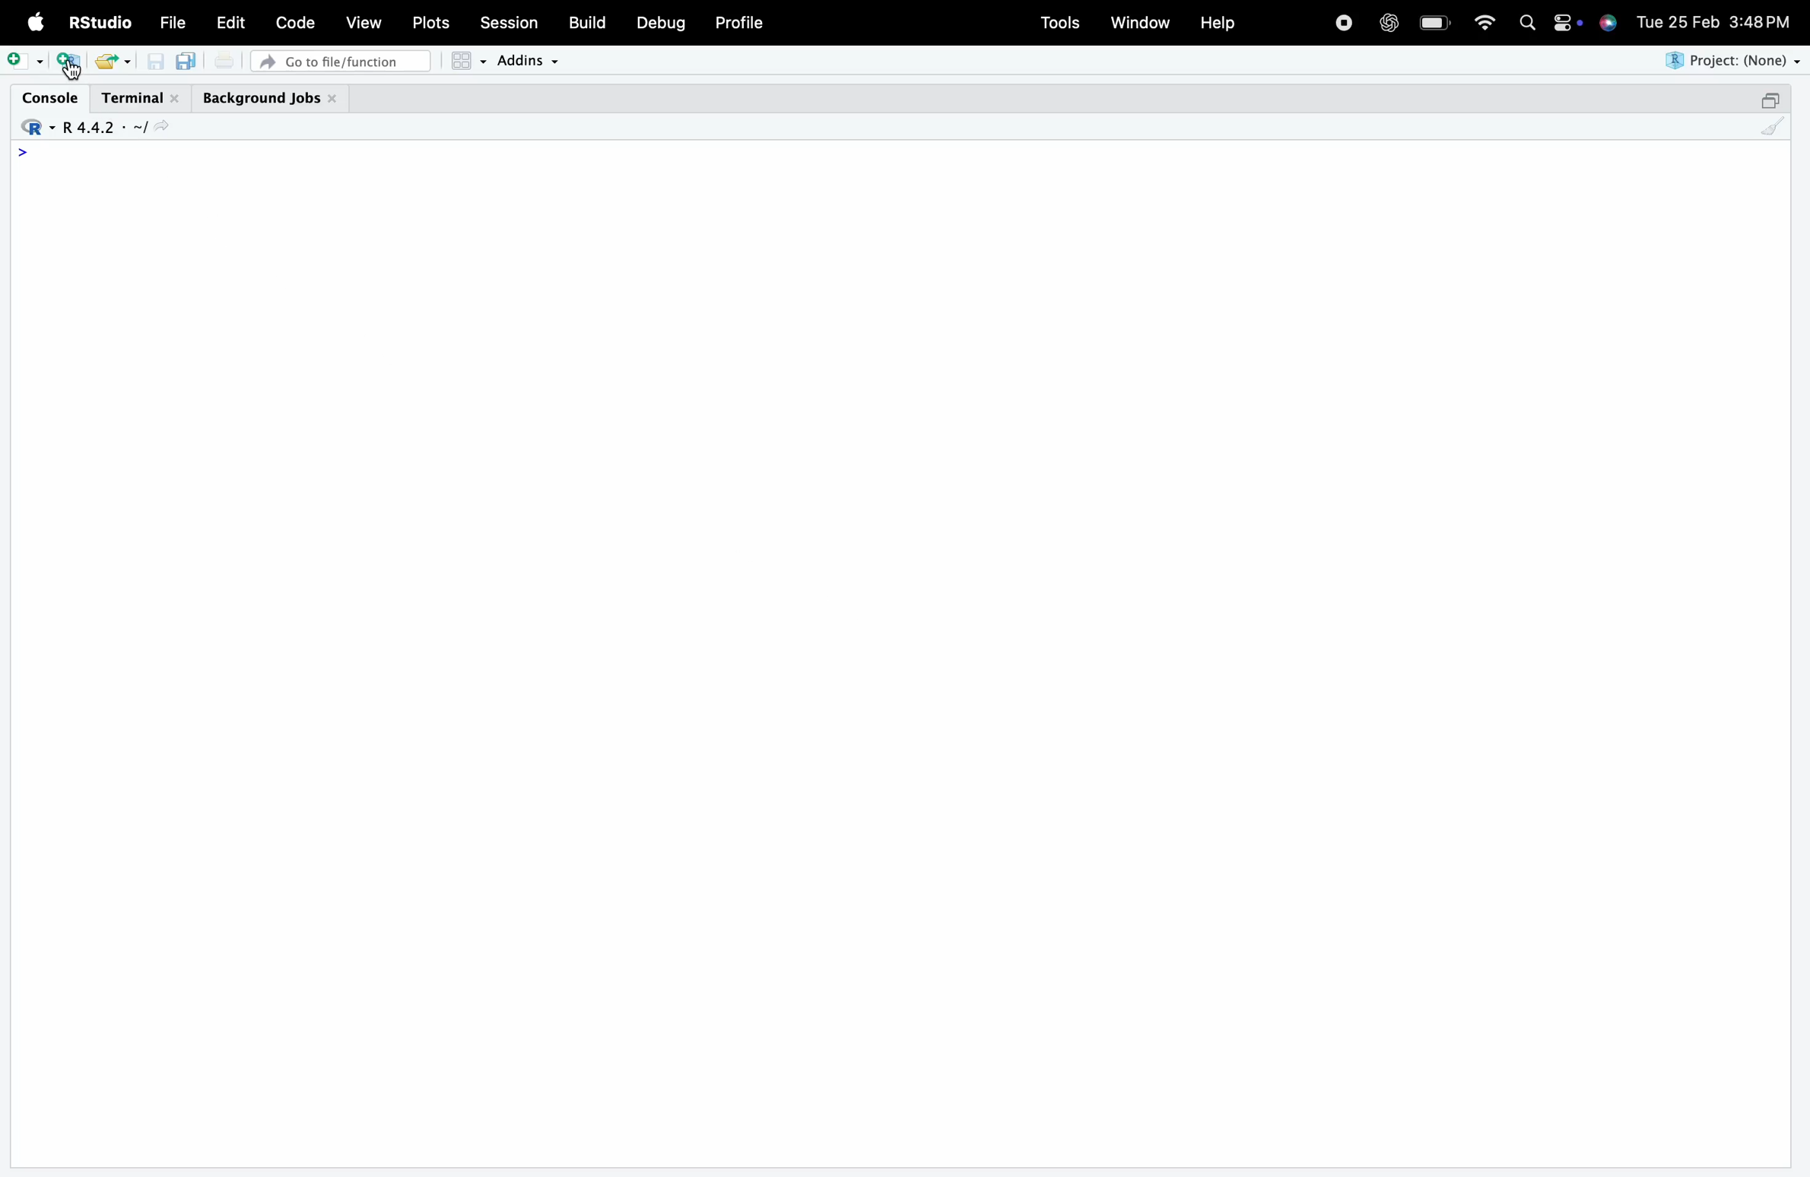 The width and height of the screenshot is (1810, 1177). I want to click on open AI, so click(1388, 23).